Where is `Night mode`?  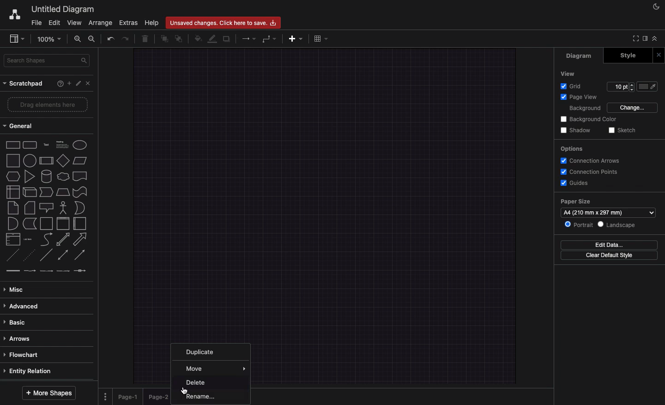
Night mode is located at coordinates (654, 7).